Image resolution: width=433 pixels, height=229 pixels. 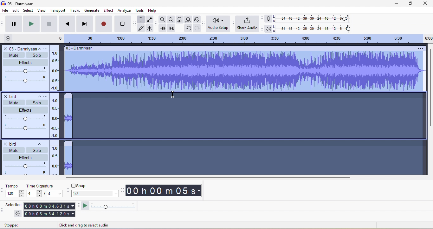 What do you see at coordinates (48, 143) in the screenshot?
I see `open menu` at bounding box center [48, 143].